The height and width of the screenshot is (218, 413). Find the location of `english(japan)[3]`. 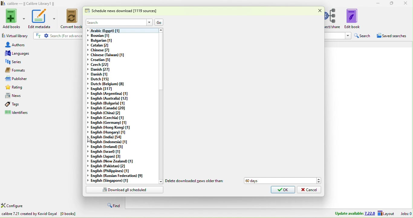

english(japan)[3] is located at coordinates (110, 156).